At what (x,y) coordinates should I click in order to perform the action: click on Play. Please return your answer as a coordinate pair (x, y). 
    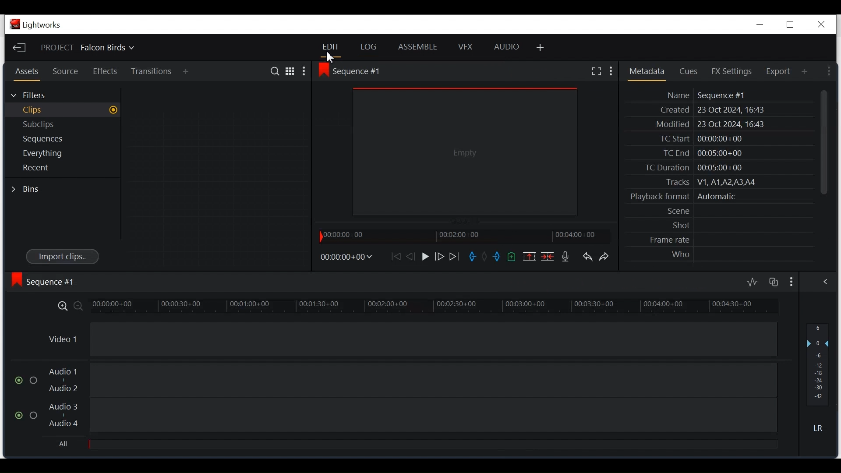
    Looking at the image, I should click on (424, 256).